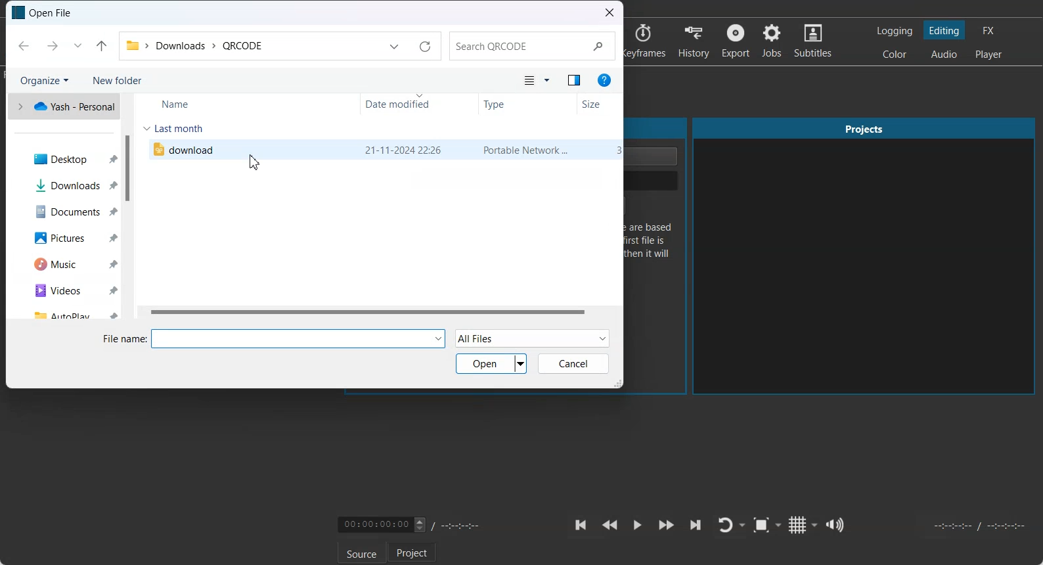  Describe the element at coordinates (814, 41) in the screenshot. I see `Subtitles` at that location.